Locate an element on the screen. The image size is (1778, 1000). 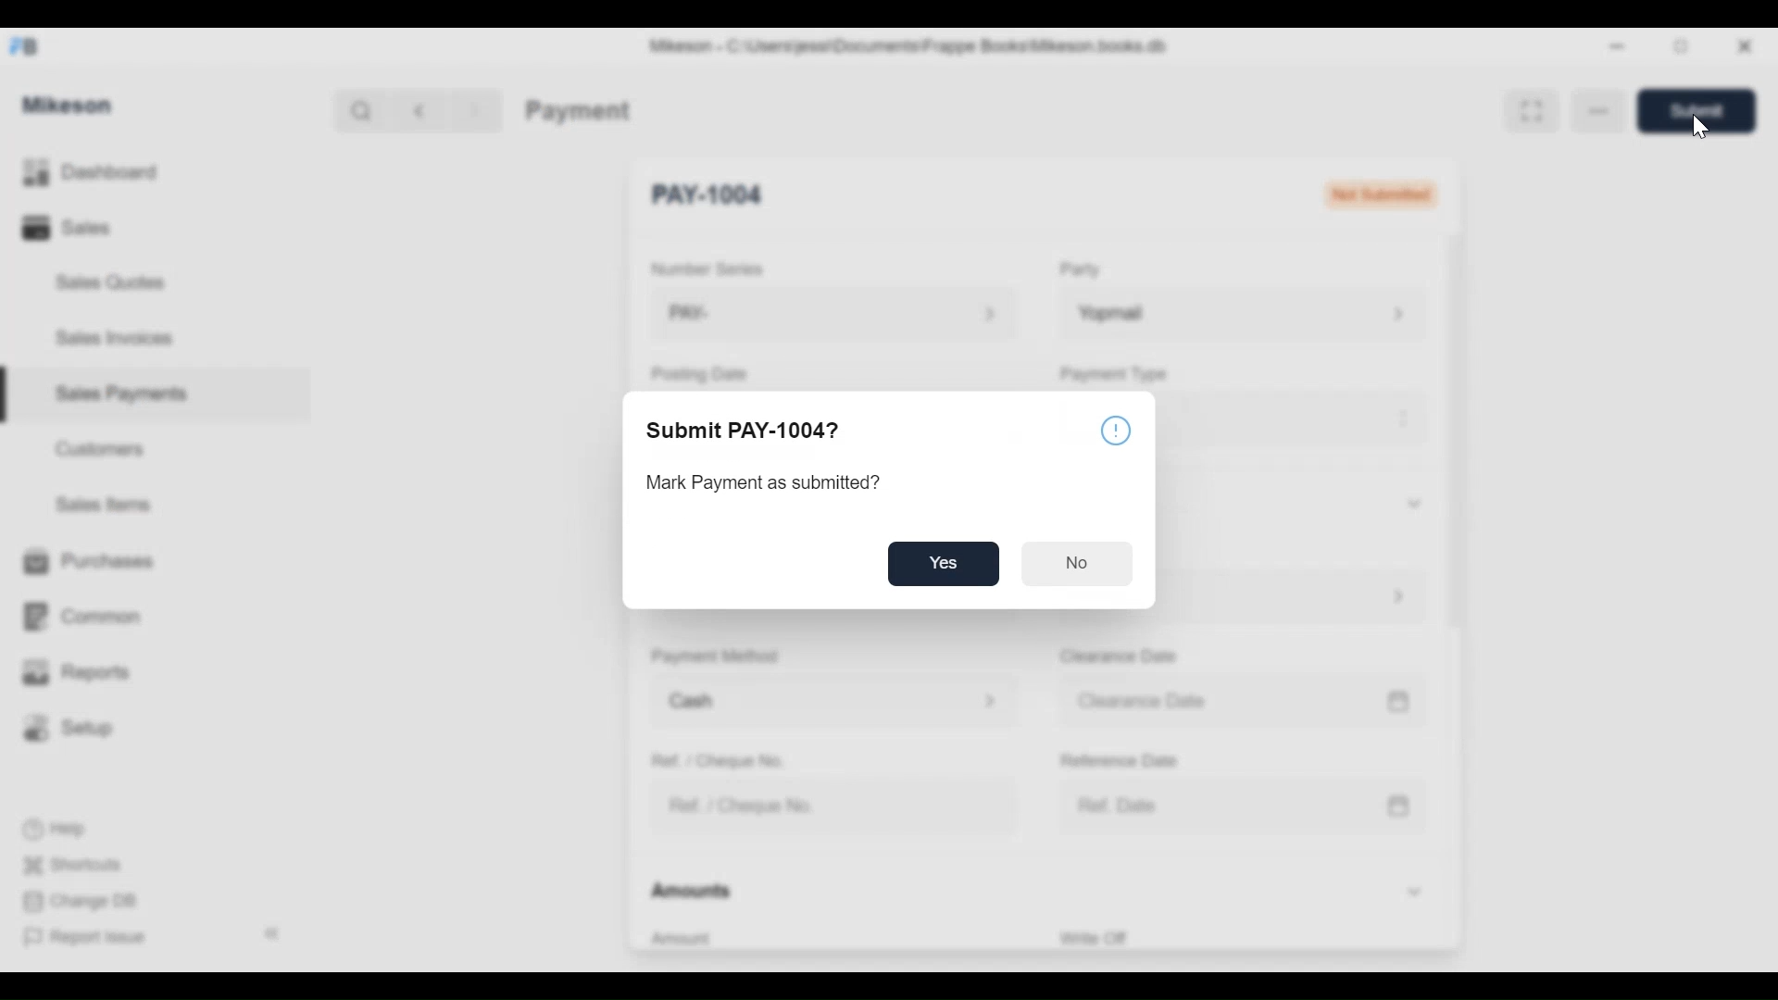
Yes is located at coordinates (950, 565).